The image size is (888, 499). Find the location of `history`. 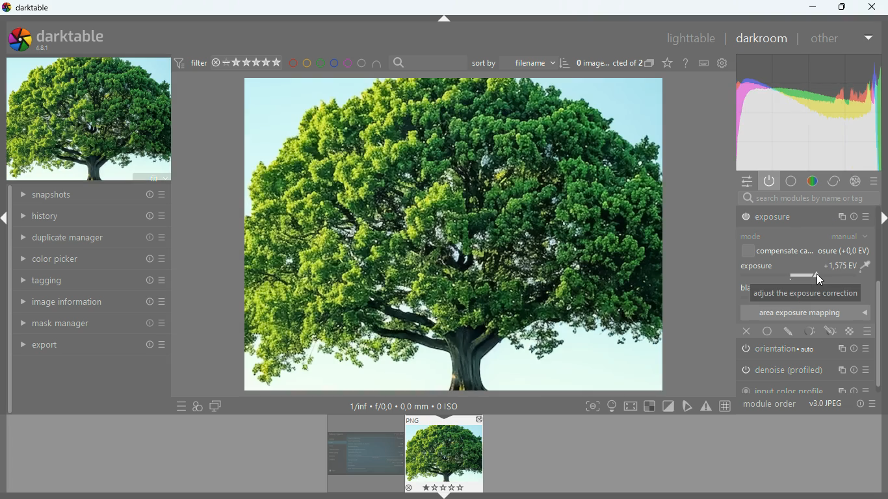

history is located at coordinates (93, 217).